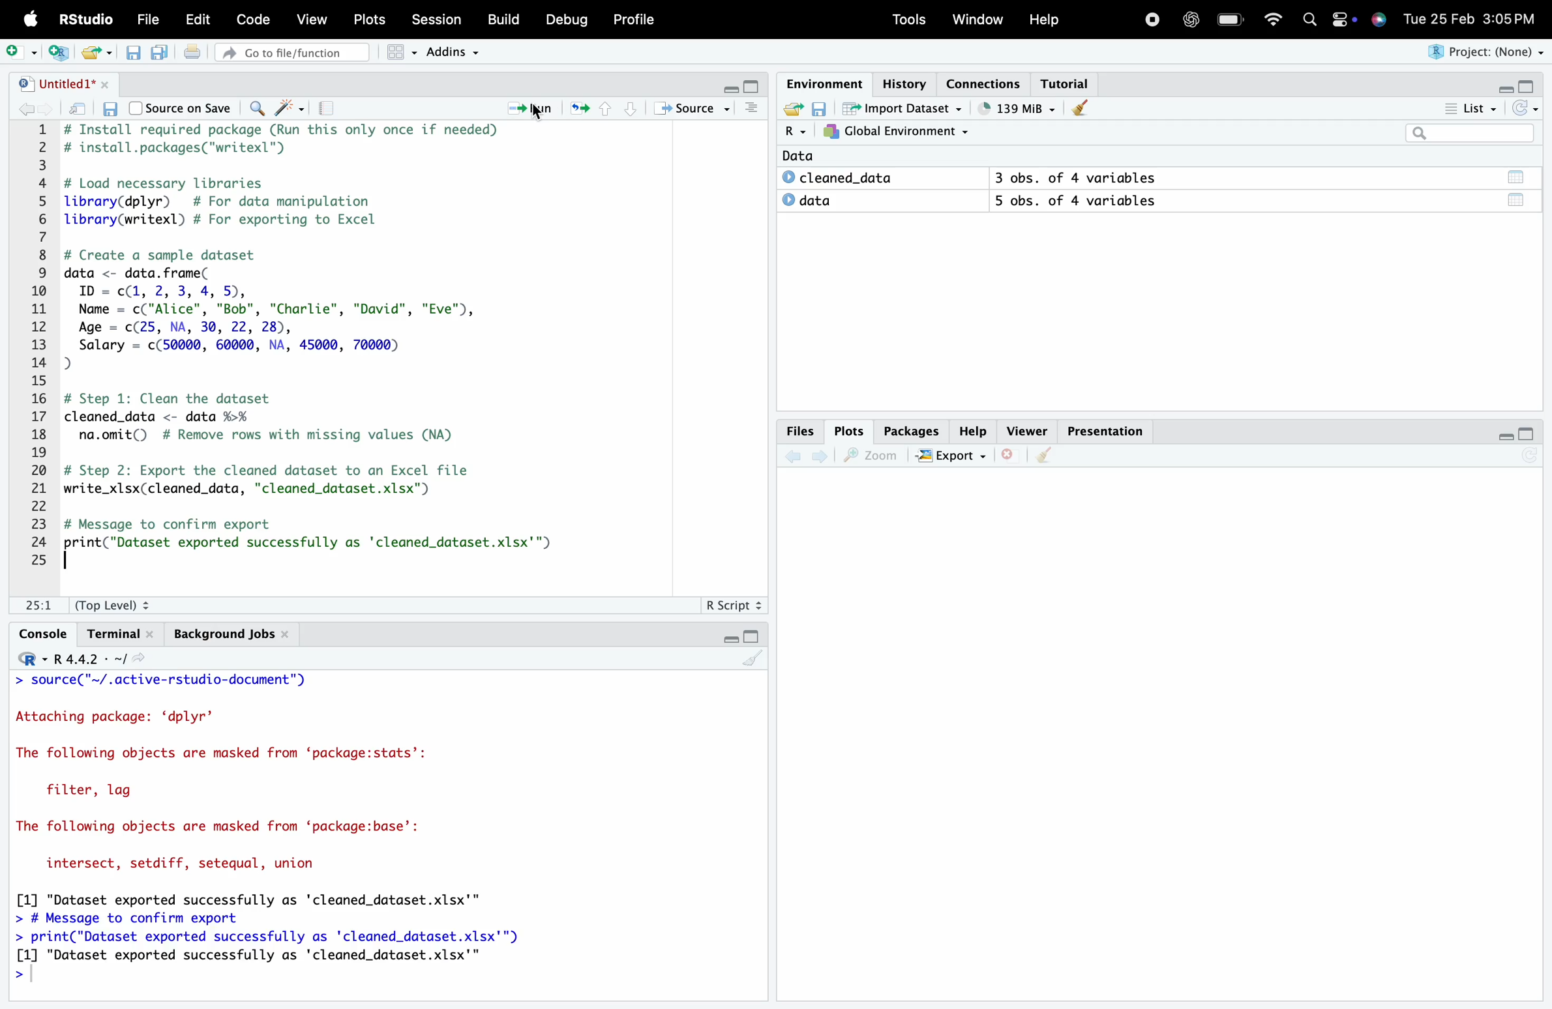  What do you see at coordinates (822, 454) in the screenshot?
I see `Go forward to the next source location (Ctrl + F10)` at bounding box center [822, 454].